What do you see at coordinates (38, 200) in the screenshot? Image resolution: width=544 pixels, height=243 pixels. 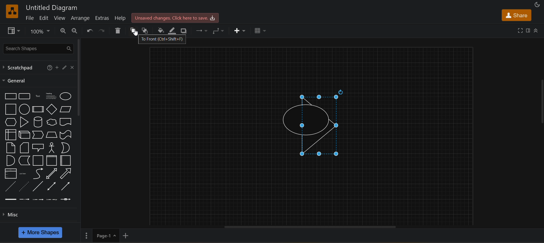 I see `connector with 2 label` at bounding box center [38, 200].